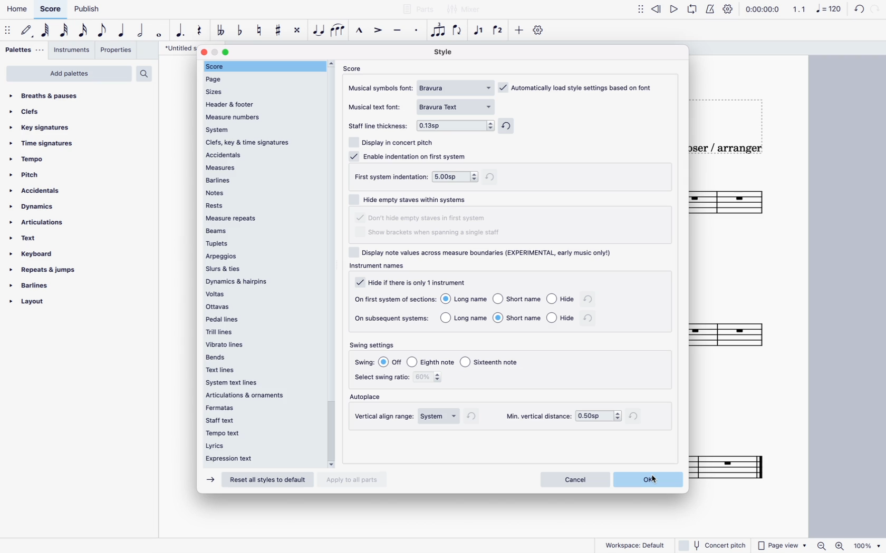  Describe the element at coordinates (430, 378) in the screenshot. I see `swing ratio` at that location.